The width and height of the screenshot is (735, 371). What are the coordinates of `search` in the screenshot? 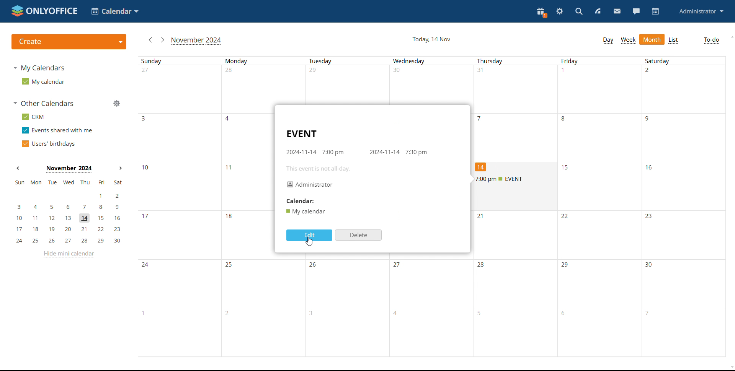 It's located at (578, 11).